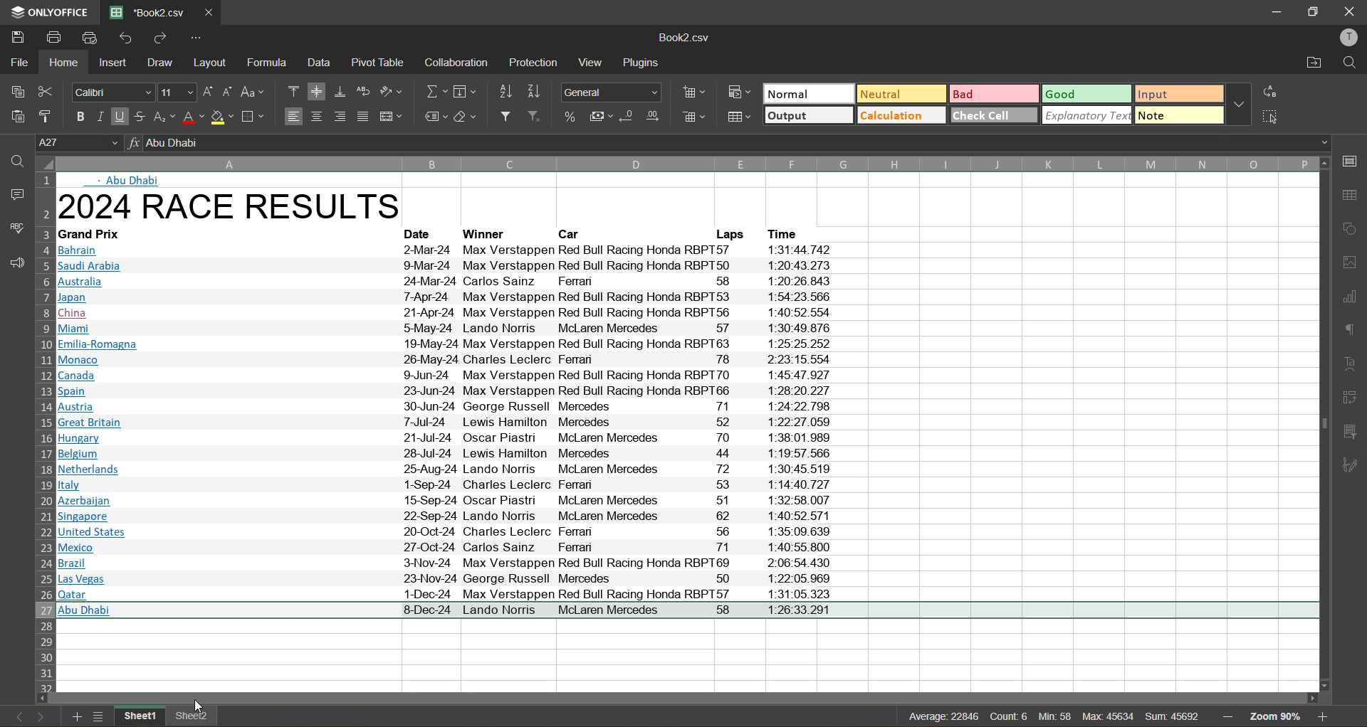  What do you see at coordinates (145, 11) in the screenshot?
I see `filename` at bounding box center [145, 11].